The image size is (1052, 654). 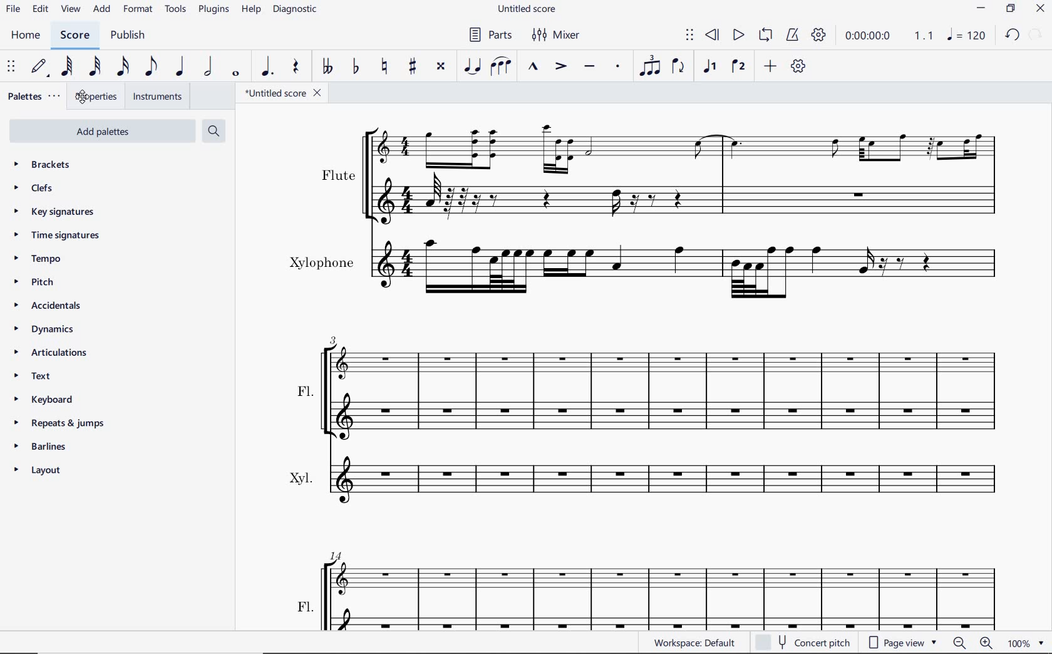 I want to click on PUBLISH, so click(x=128, y=35).